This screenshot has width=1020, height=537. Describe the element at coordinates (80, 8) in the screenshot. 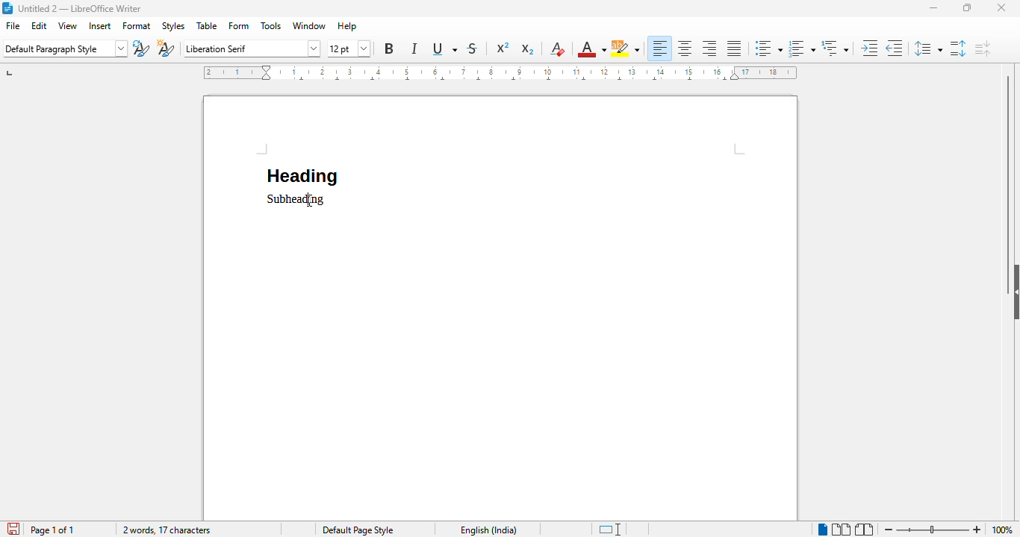

I see `title` at that location.